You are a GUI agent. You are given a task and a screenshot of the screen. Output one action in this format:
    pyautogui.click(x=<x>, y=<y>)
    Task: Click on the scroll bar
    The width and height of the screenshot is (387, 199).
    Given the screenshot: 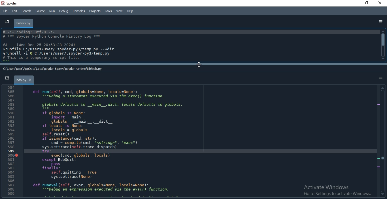 What is the action you would take?
    pyautogui.click(x=193, y=64)
    